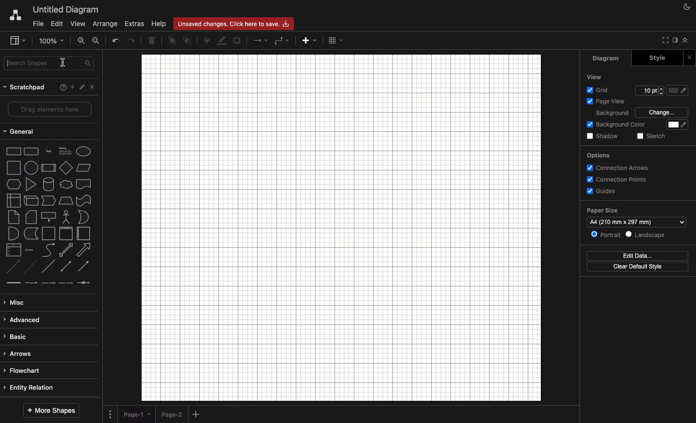 This screenshot has width=696, height=423. What do you see at coordinates (52, 110) in the screenshot?
I see `Drag elements` at bounding box center [52, 110].